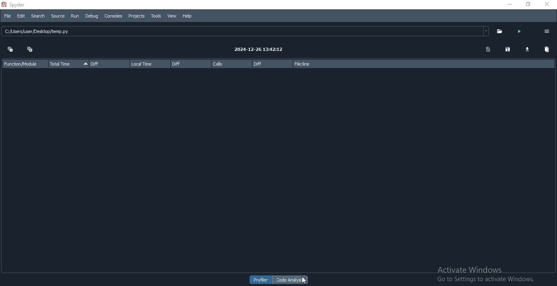 The image size is (557, 286). What do you see at coordinates (550, 6) in the screenshot?
I see `close` at bounding box center [550, 6].